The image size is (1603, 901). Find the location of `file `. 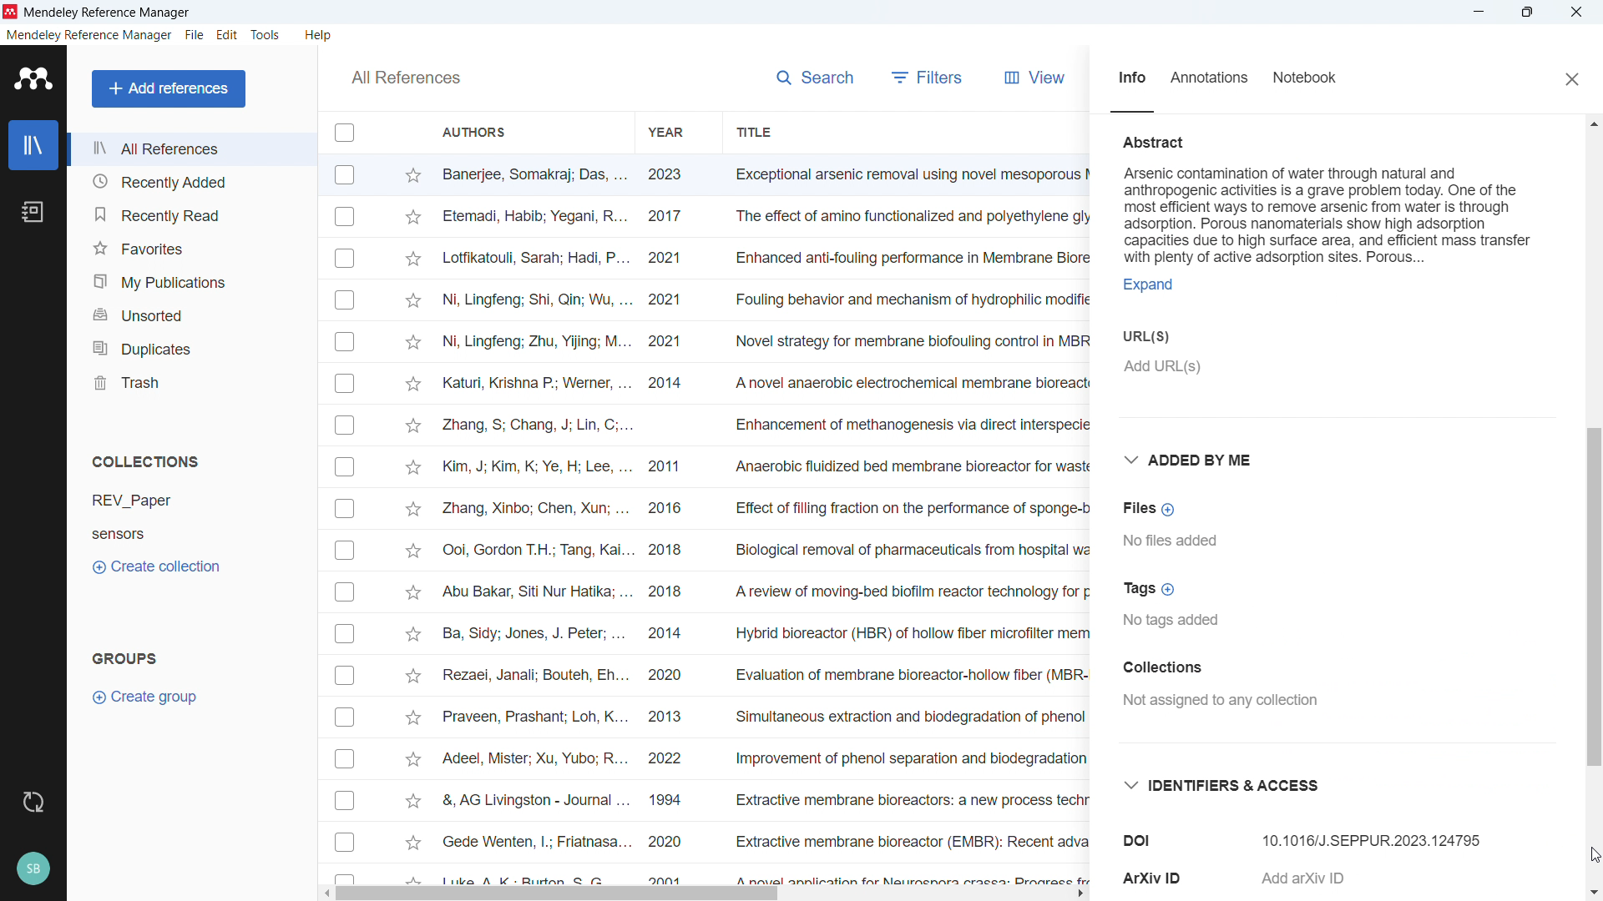

file  is located at coordinates (195, 36).